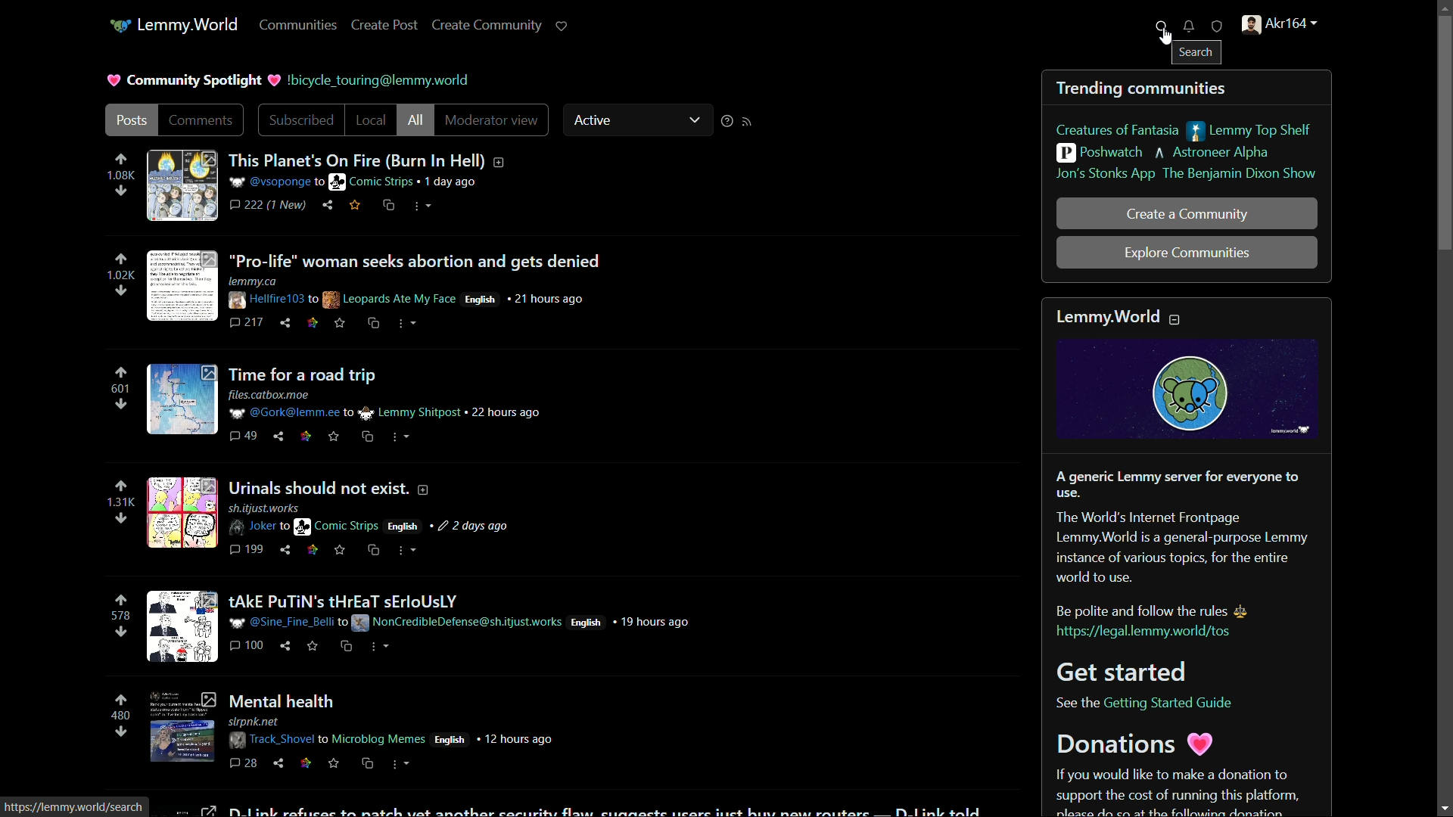 This screenshot has width=1453, height=817. I want to click on subscribed, so click(301, 121).